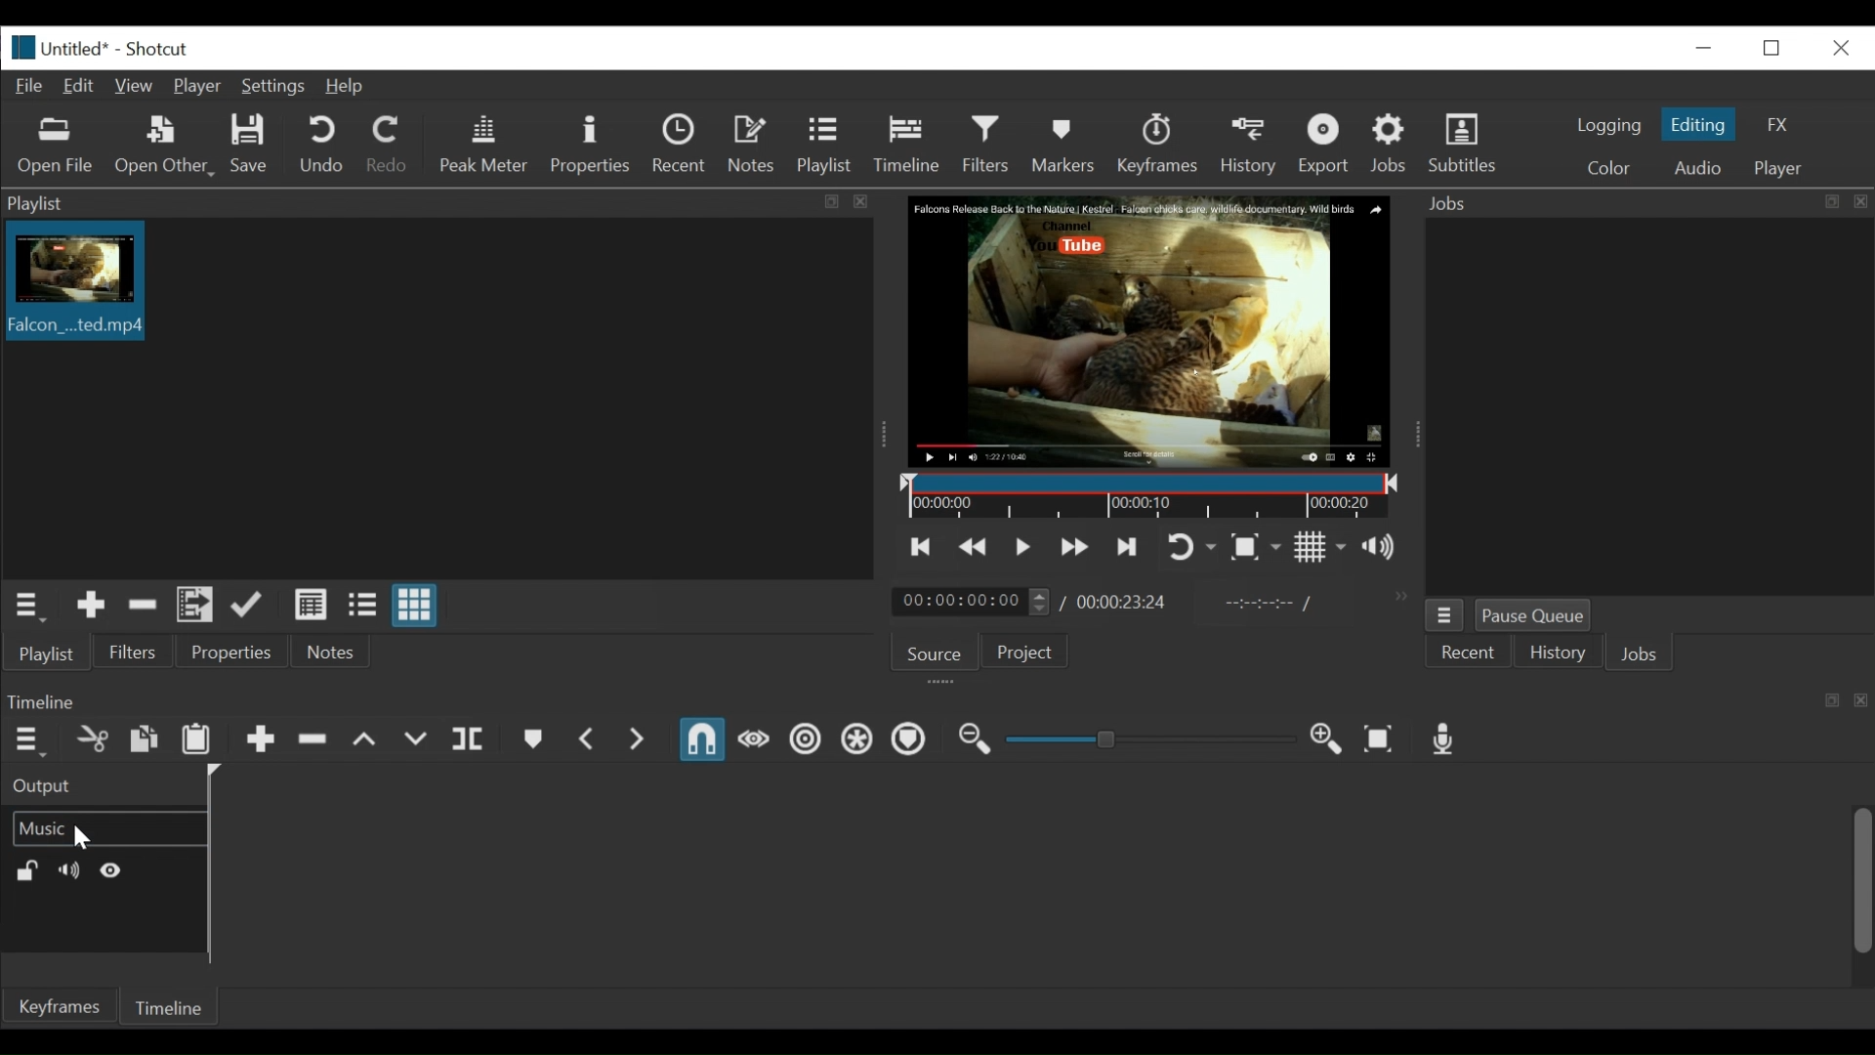 This screenshot has height=1055, width=1875. I want to click on Player, so click(196, 87).